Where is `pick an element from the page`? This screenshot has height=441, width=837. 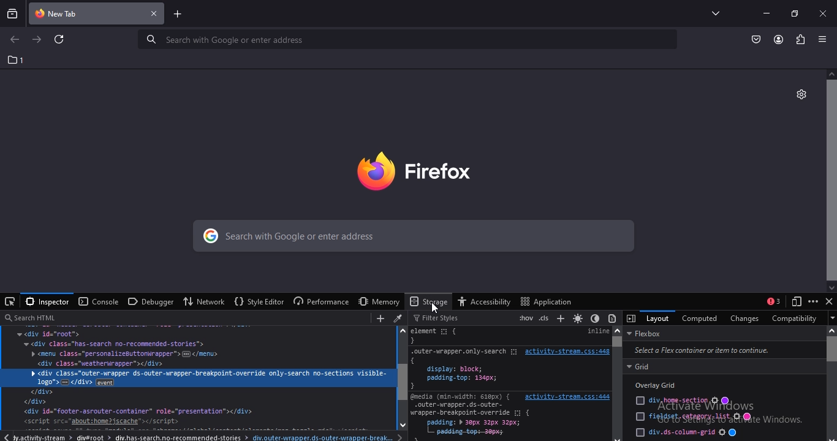
pick an element from the page is located at coordinates (10, 302).